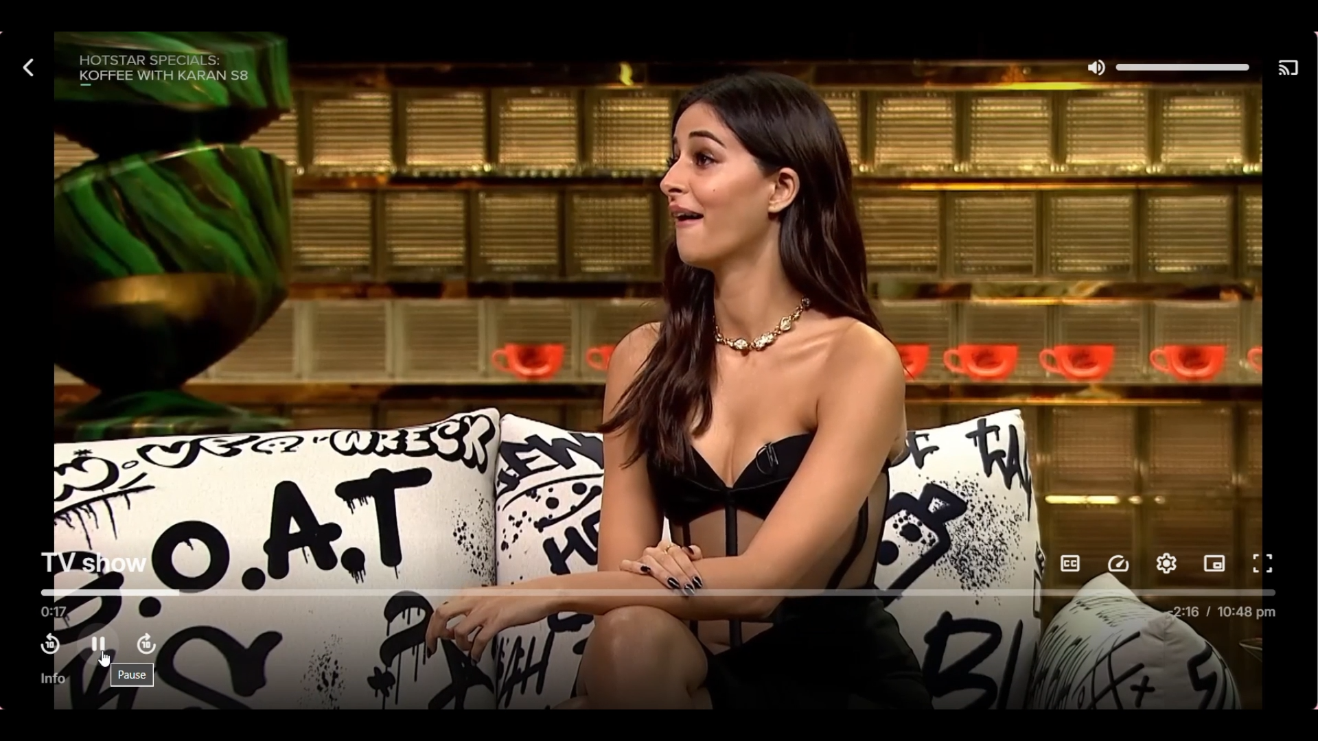  What do you see at coordinates (1181, 67) in the screenshot?
I see `Slider to change volume` at bounding box center [1181, 67].